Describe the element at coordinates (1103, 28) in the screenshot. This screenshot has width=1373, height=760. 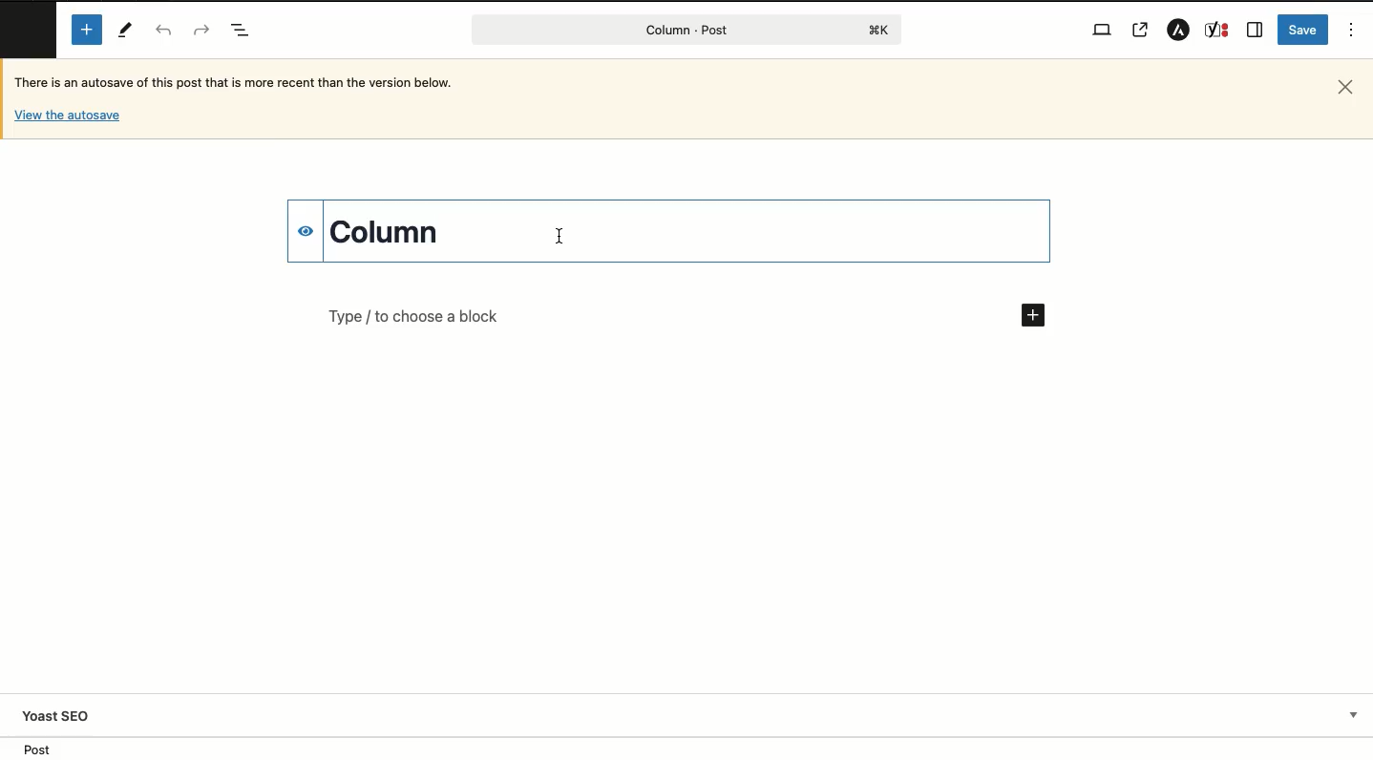
I see `View` at that location.